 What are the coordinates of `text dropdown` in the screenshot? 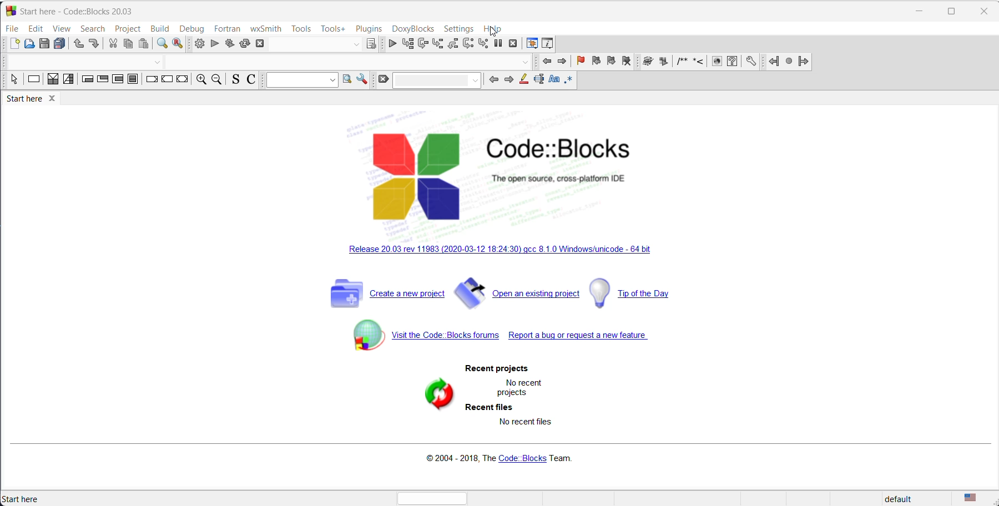 It's located at (437, 82).